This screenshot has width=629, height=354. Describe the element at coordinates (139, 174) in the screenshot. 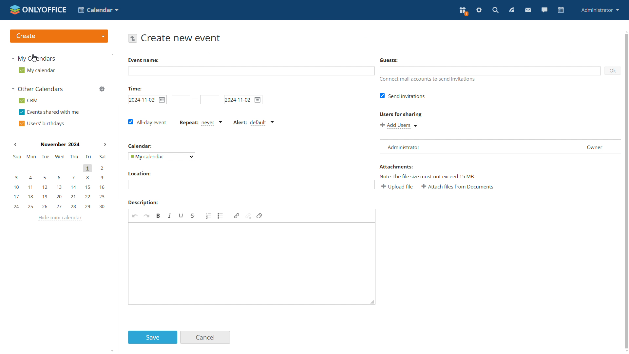

I see `Location` at that location.